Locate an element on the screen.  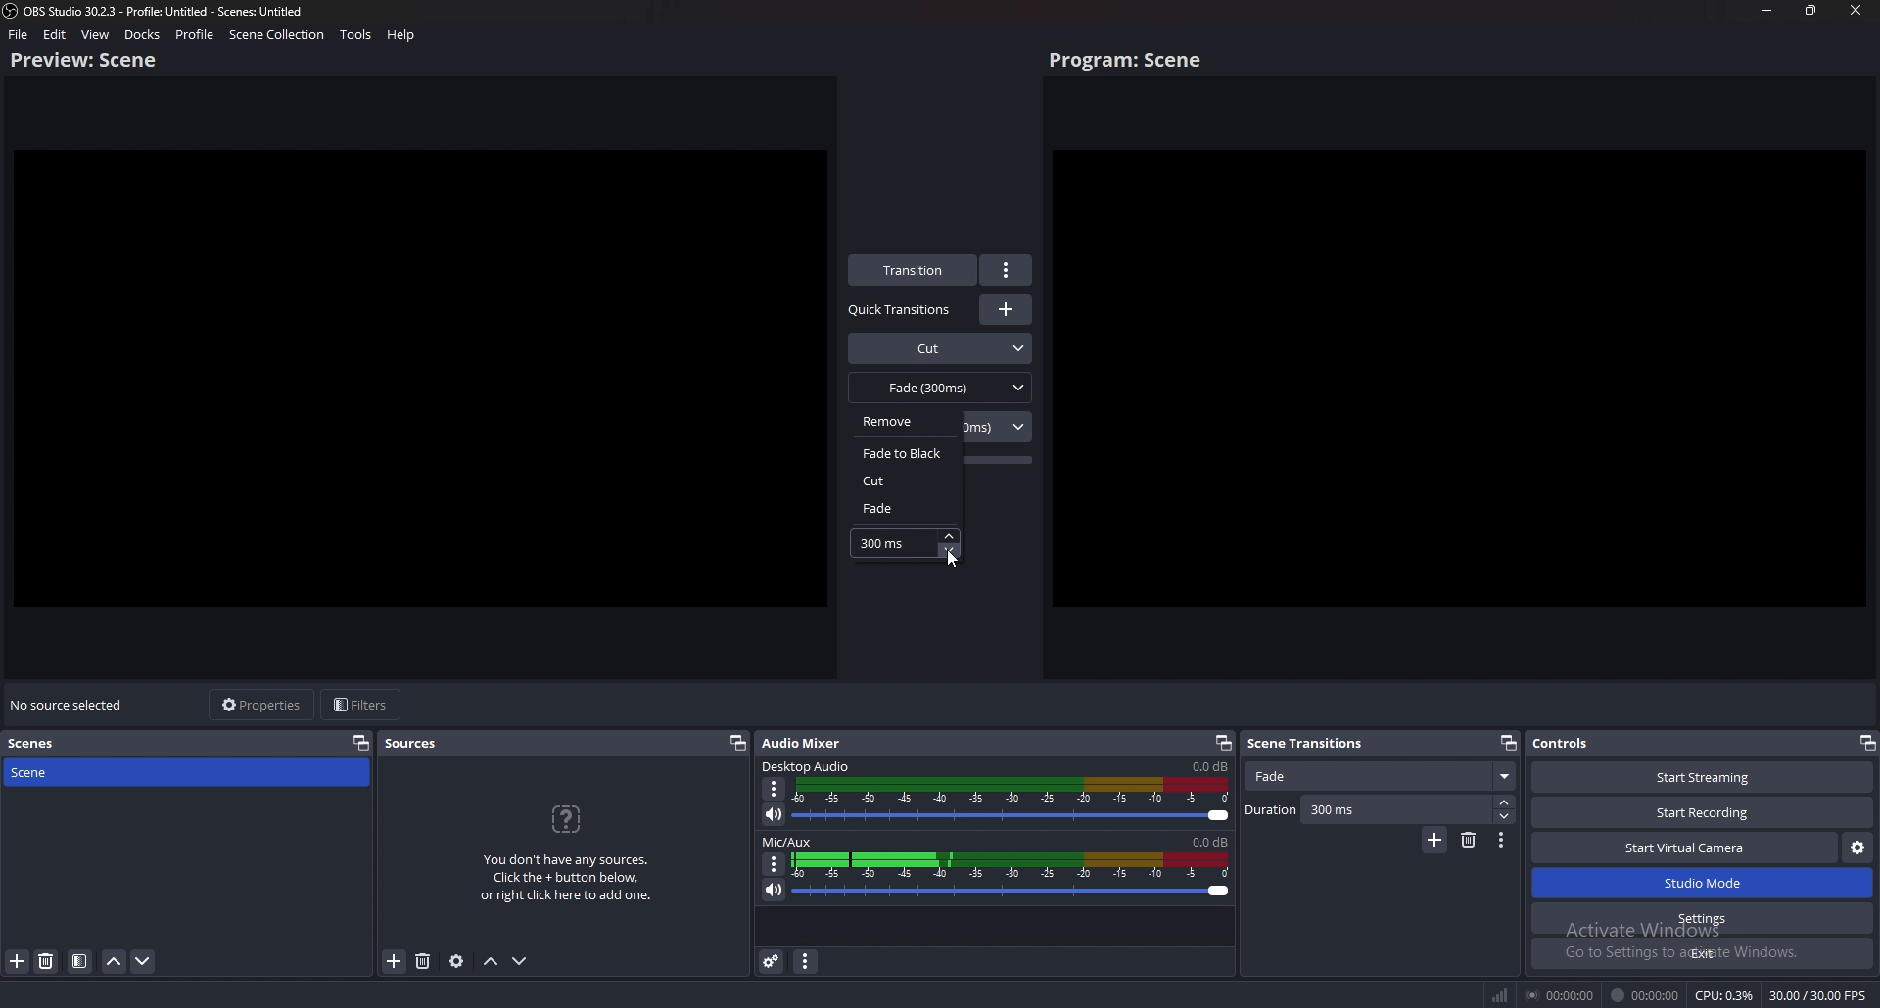
Controls is located at coordinates (1590, 744).